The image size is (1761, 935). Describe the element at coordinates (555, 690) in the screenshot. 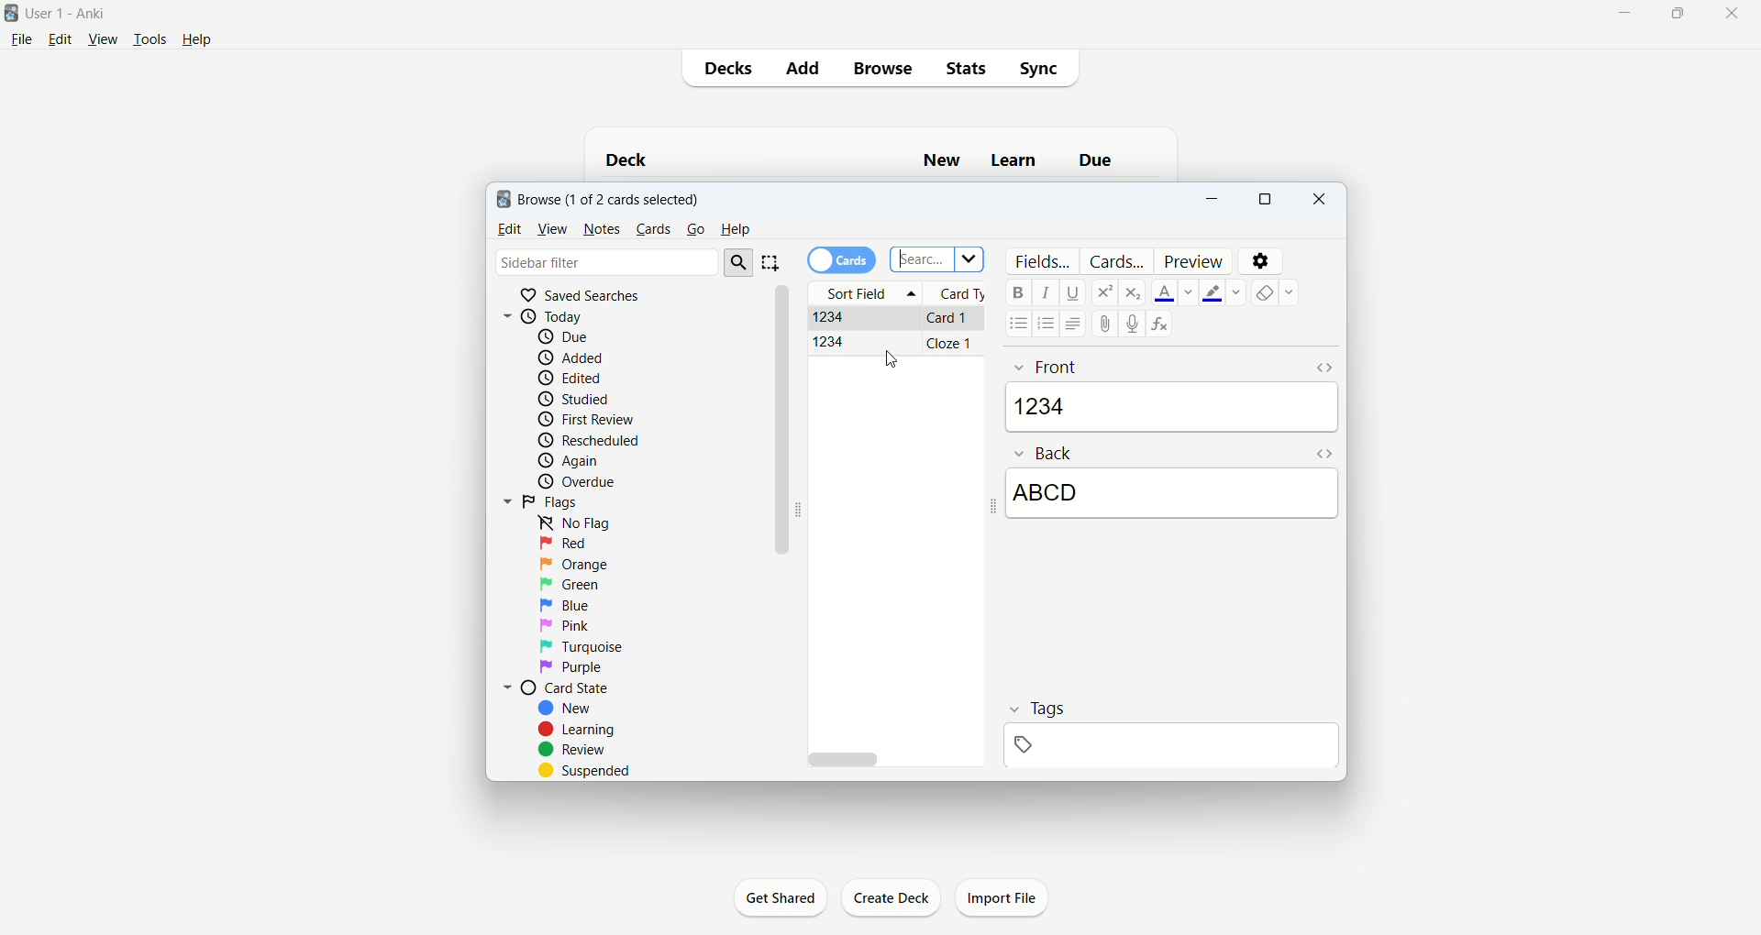

I see `card state` at that location.